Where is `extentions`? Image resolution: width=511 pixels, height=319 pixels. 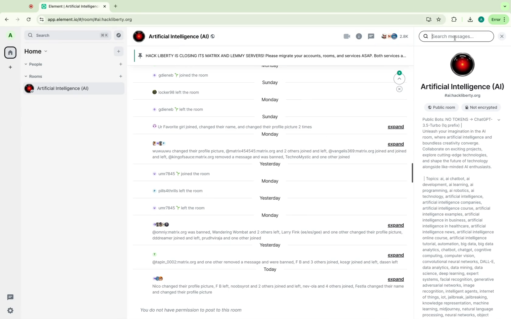
extentions is located at coordinates (454, 20).